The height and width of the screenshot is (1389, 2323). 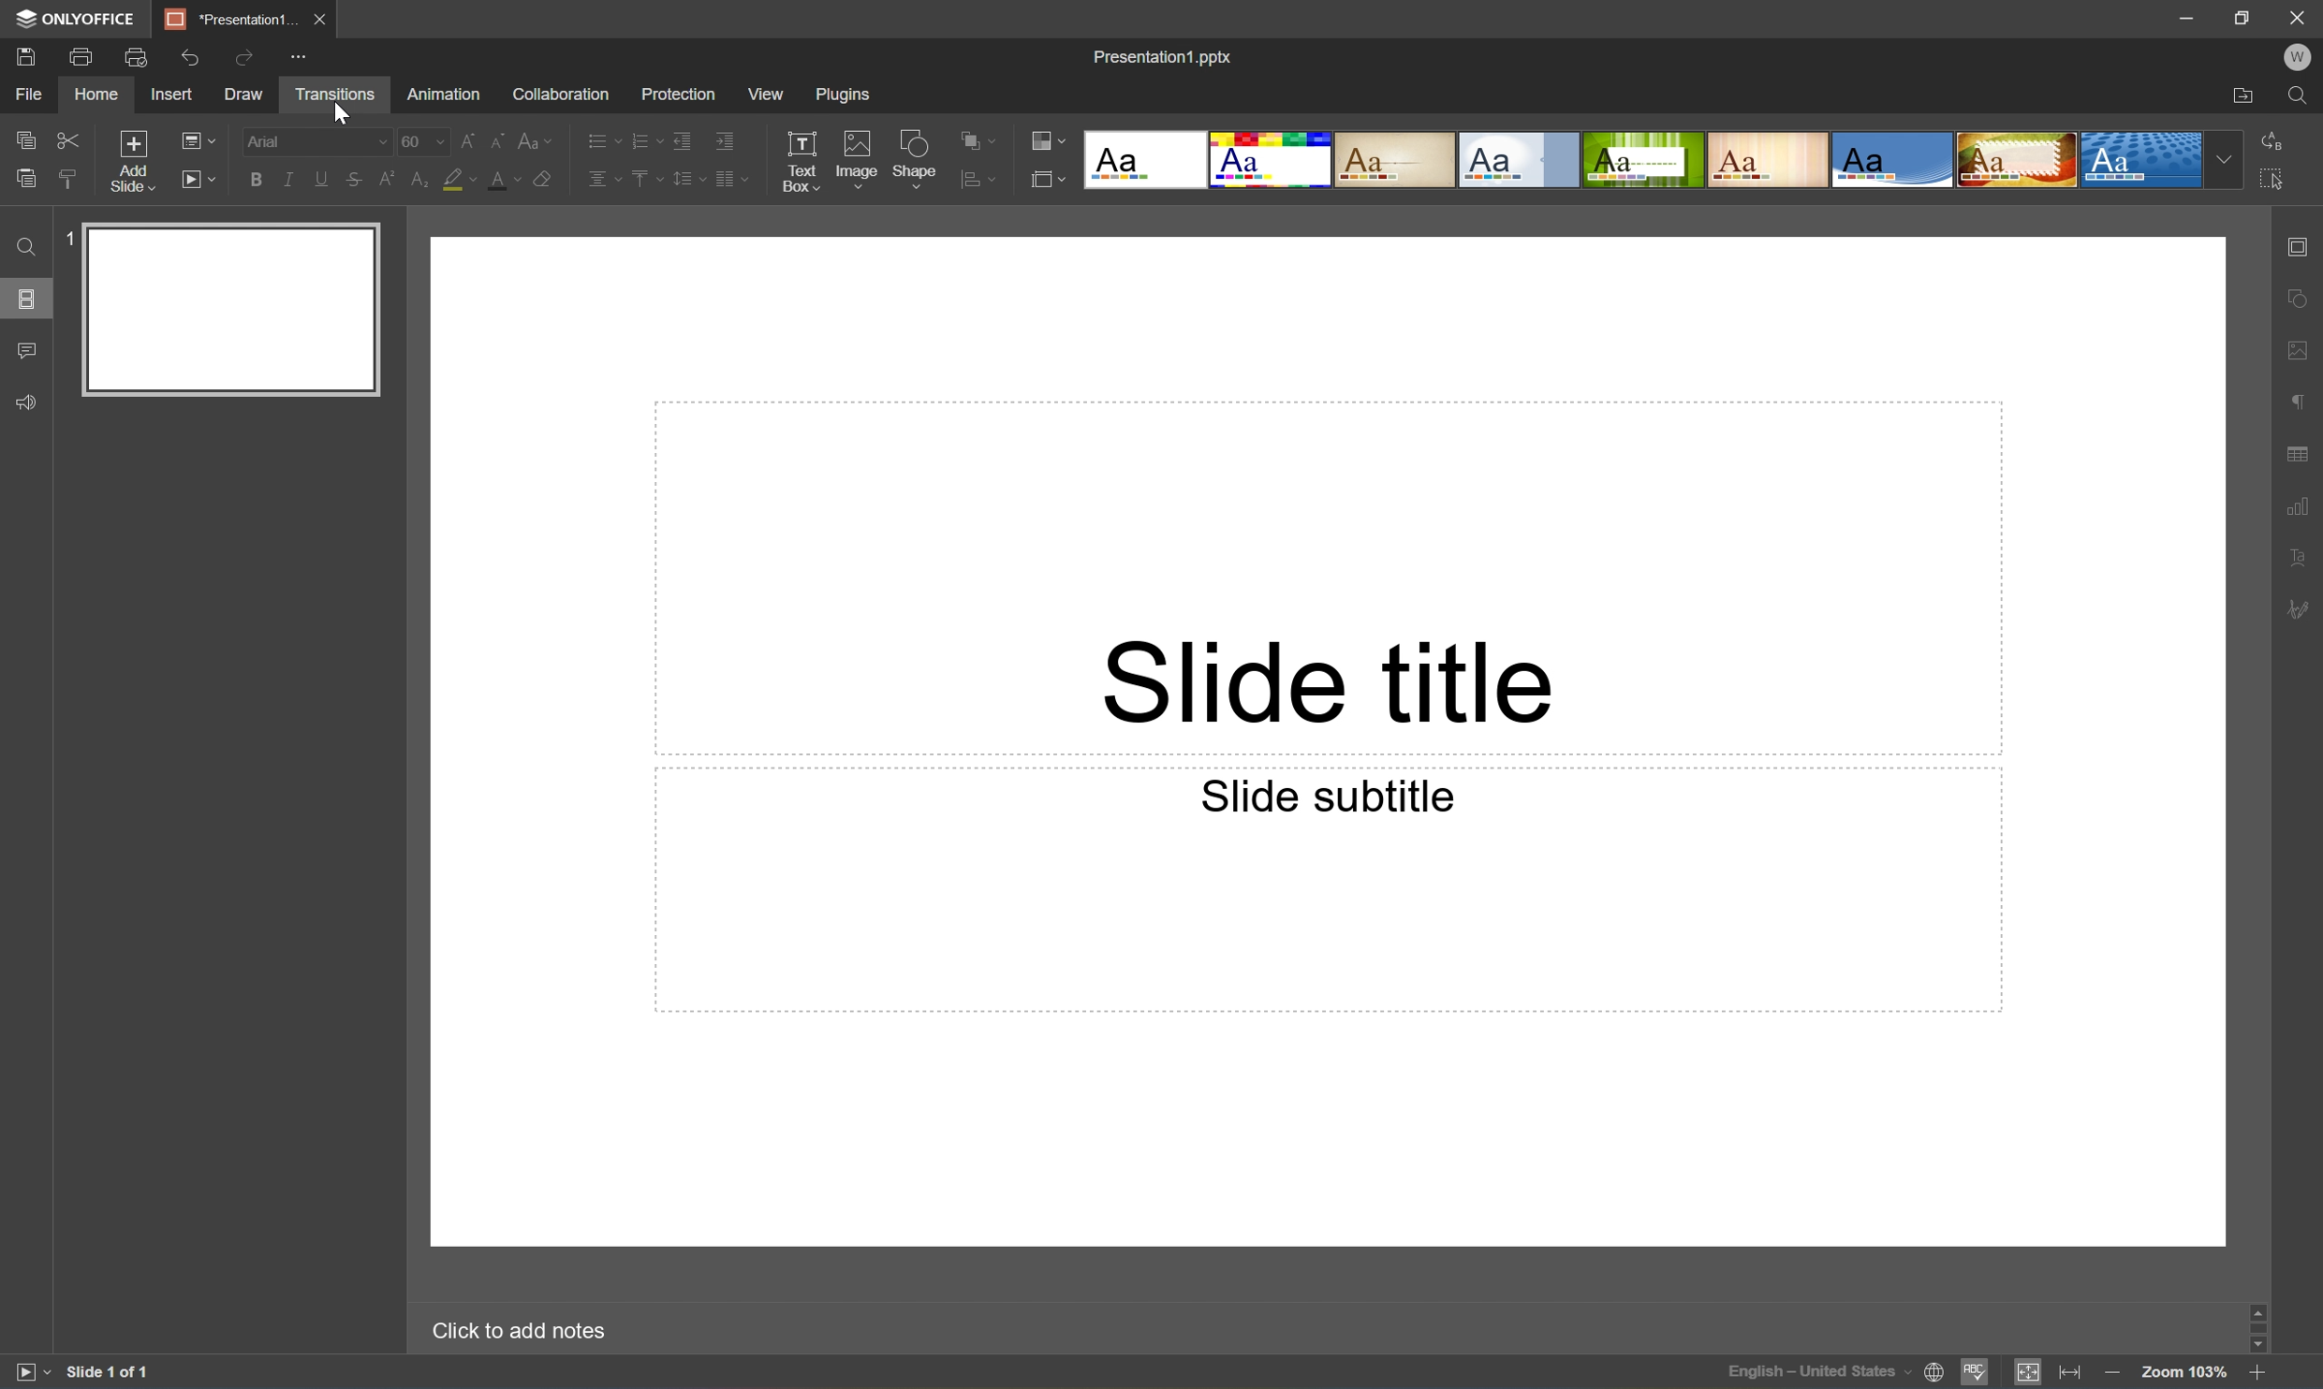 What do you see at coordinates (1050, 141) in the screenshot?
I see `Change color theme` at bounding box center [1050, 141].